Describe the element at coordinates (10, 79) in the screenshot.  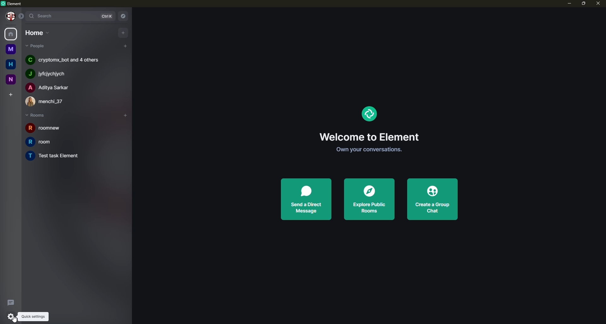
I see `new` at that location.